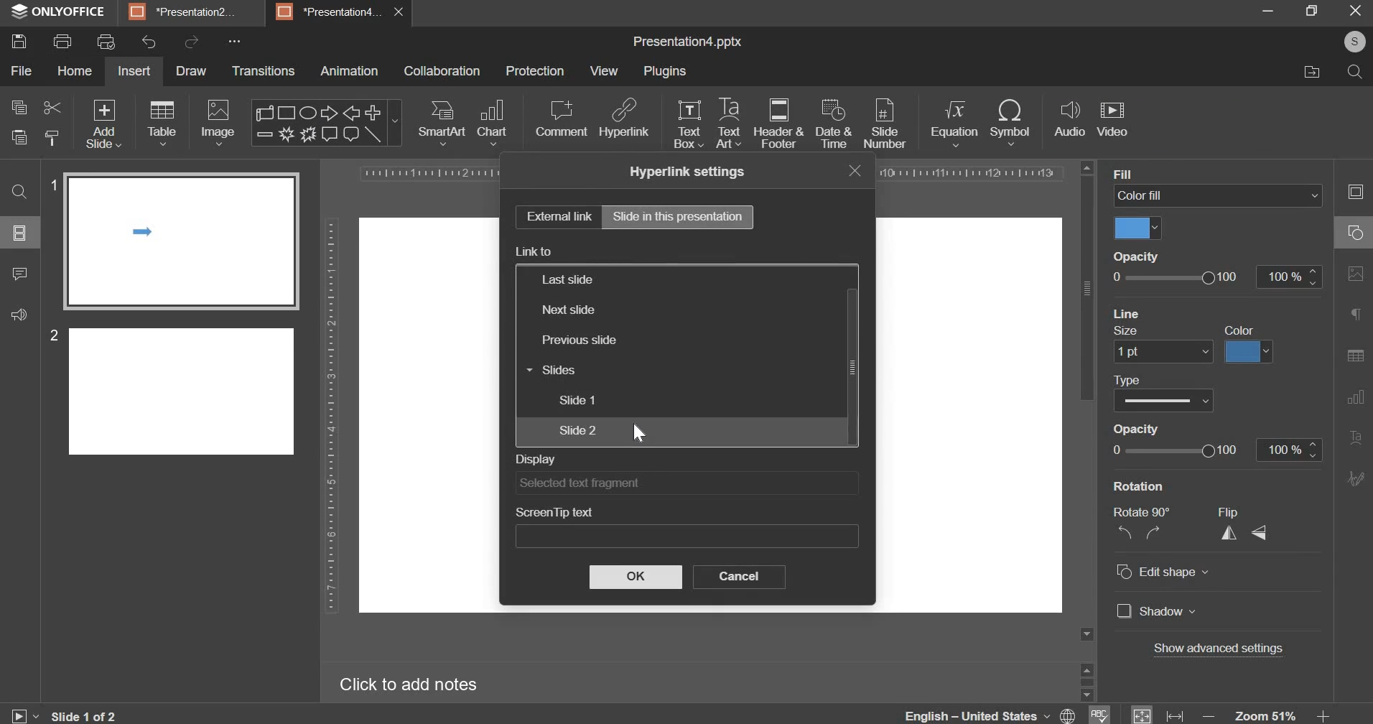  Describe the element at coordinates (65, 41) in the screenshot. I see `print` at that location.